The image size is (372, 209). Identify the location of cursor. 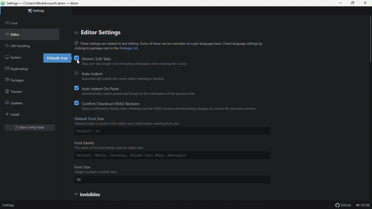
(79, 62).